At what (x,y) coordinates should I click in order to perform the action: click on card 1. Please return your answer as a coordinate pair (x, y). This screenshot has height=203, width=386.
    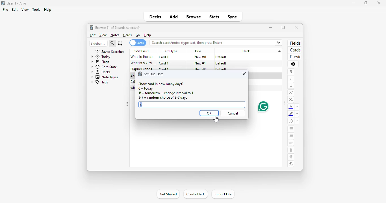
    Looking at the image, I should click on (164, 63).